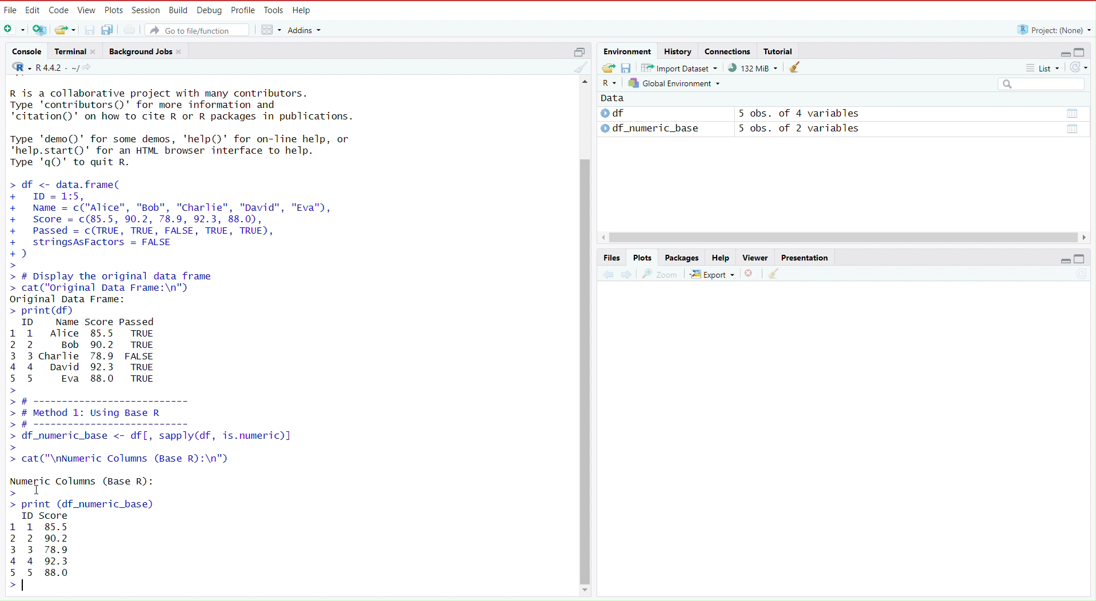 The width and height of the screenshot is (1096, 601). What do you see at coordinates (58, 8) in the screenshot?
I see `Code` at bounding box center [58, 8].